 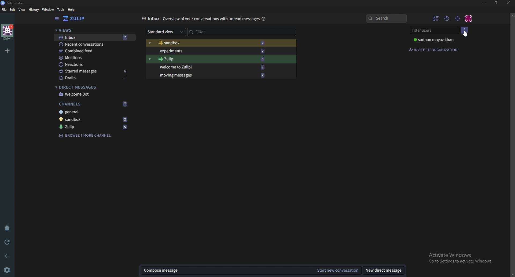 I want to click on Mentions, so click(x=95, y=57).